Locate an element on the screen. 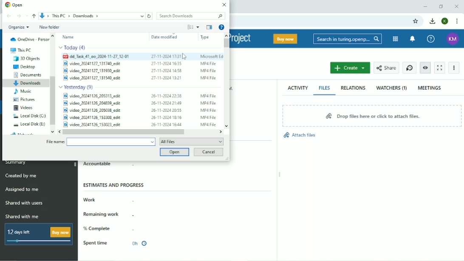 Image resolution: width=464 pixels, height=261 pixels. Up to "This PC" is located at coordinates (34, 16).